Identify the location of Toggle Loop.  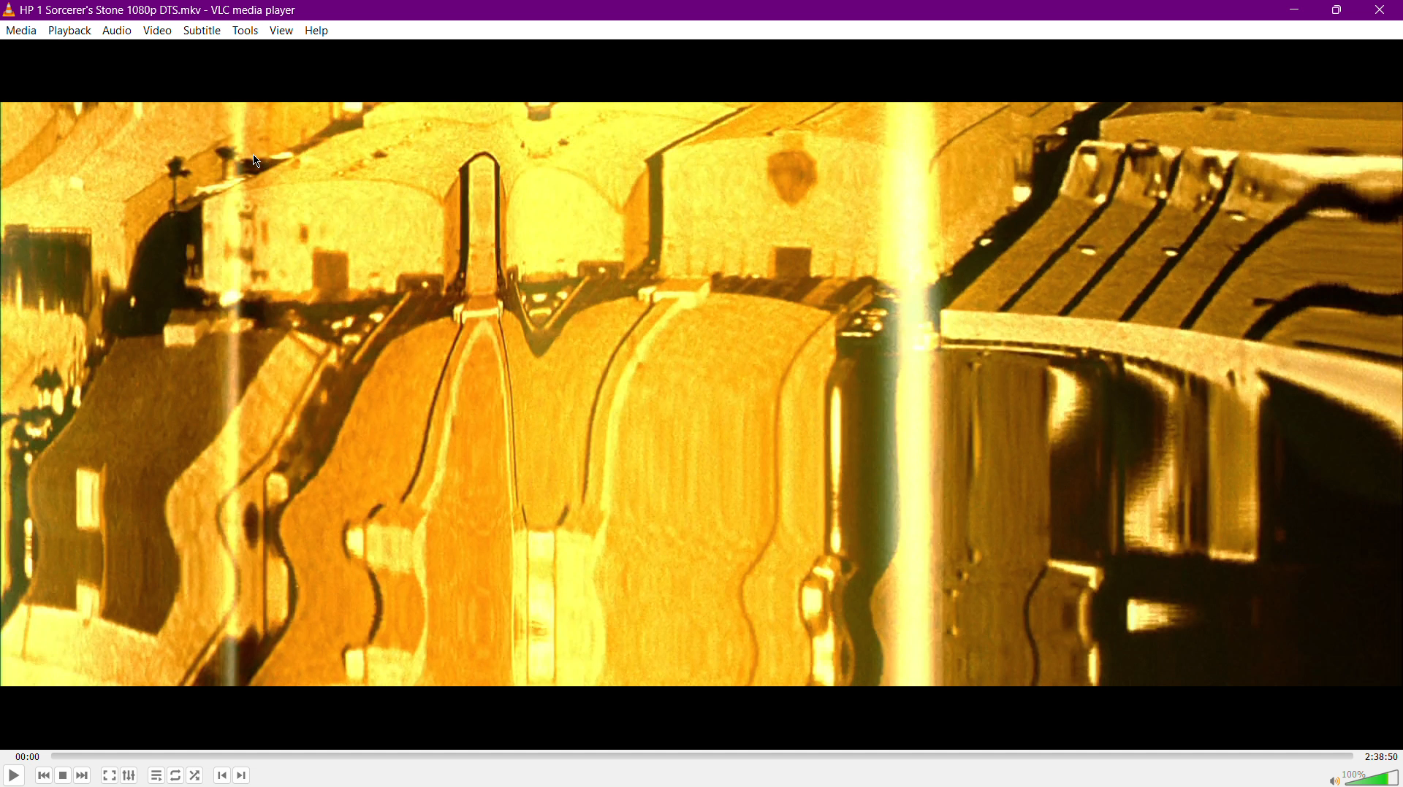
(176, 775).